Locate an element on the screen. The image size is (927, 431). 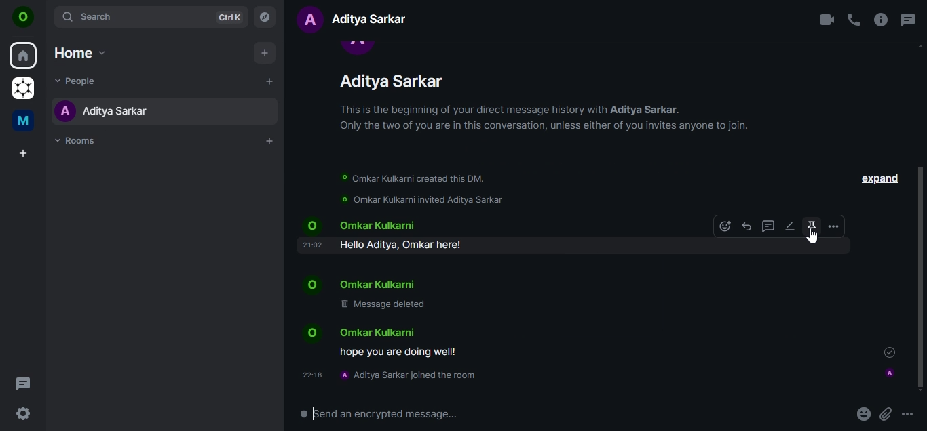
O is located at coordinates (25, 17).